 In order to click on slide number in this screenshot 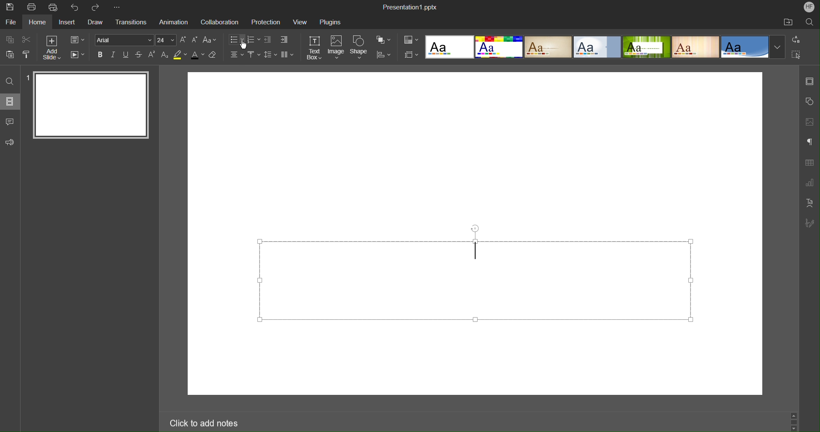, I will do `click(27, 78)`.